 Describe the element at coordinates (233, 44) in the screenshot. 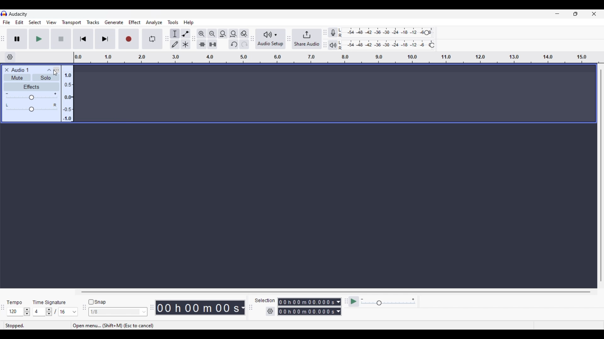

I see `Undo` at that location.